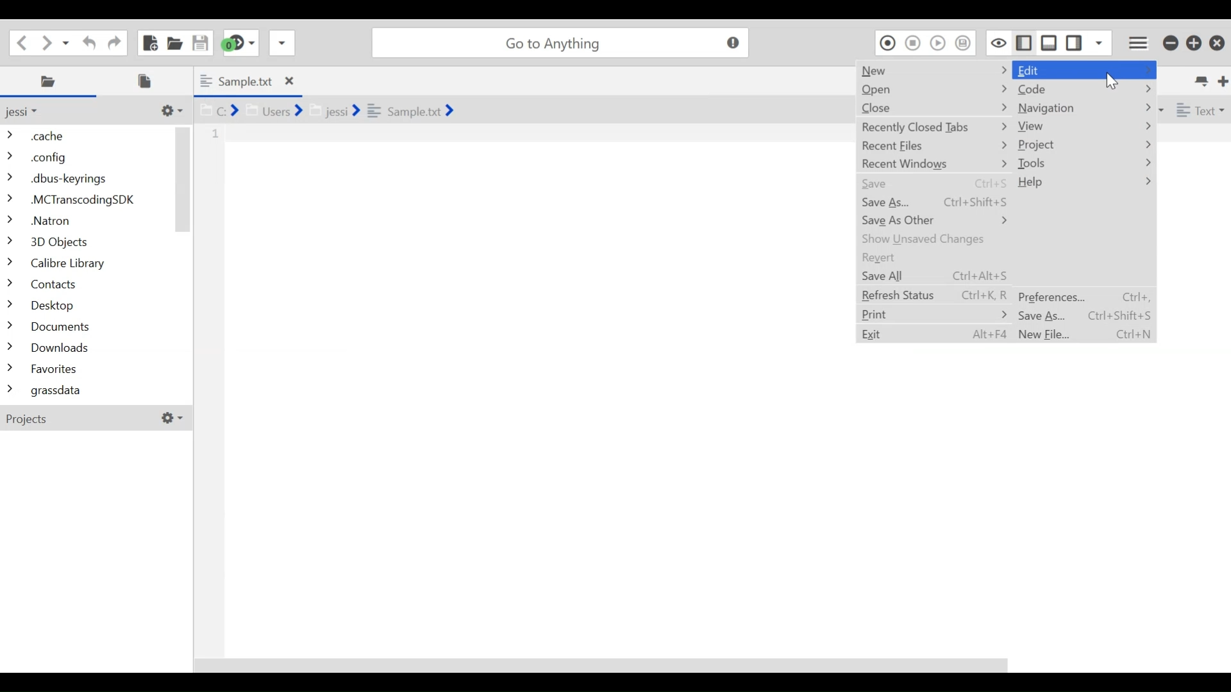 The width and height of the screenshot is (1231, 692). Describe the element at coordinates (933, 239) in the screenshot. I see `Show unsaved changes` at that location.